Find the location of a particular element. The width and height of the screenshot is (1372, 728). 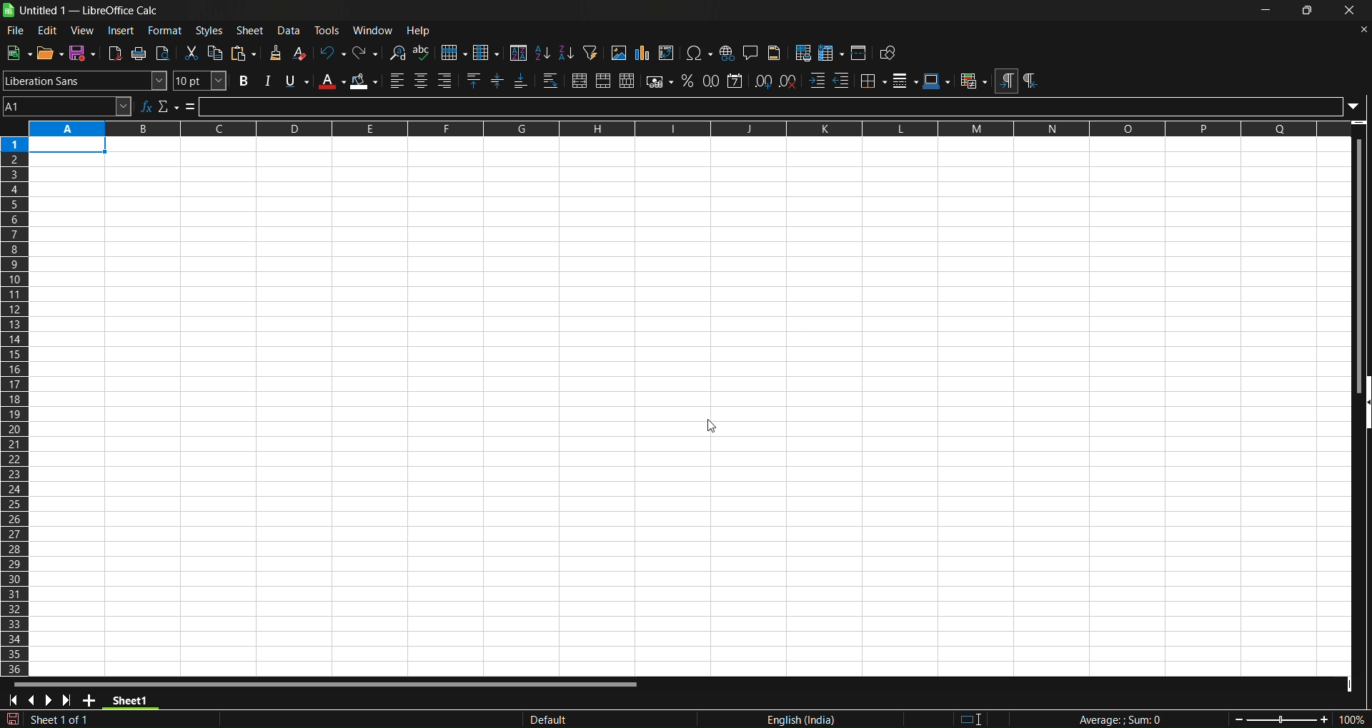

font name is located at coordinates (85, 80).